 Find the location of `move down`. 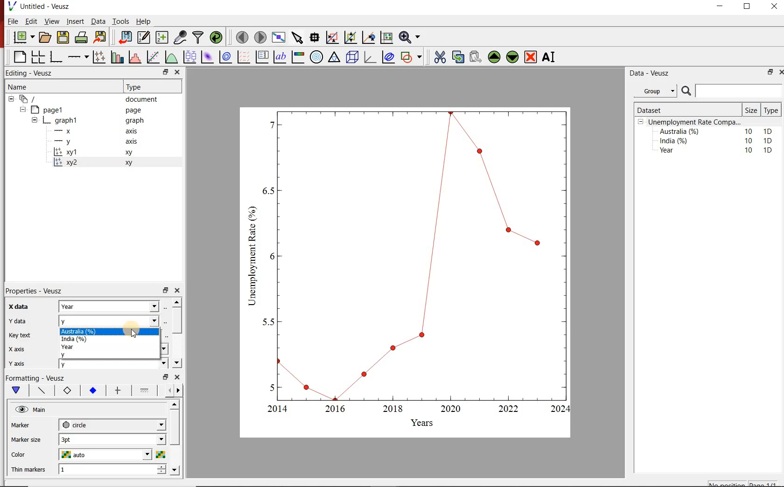

move down is located at coordinates (176, 362).